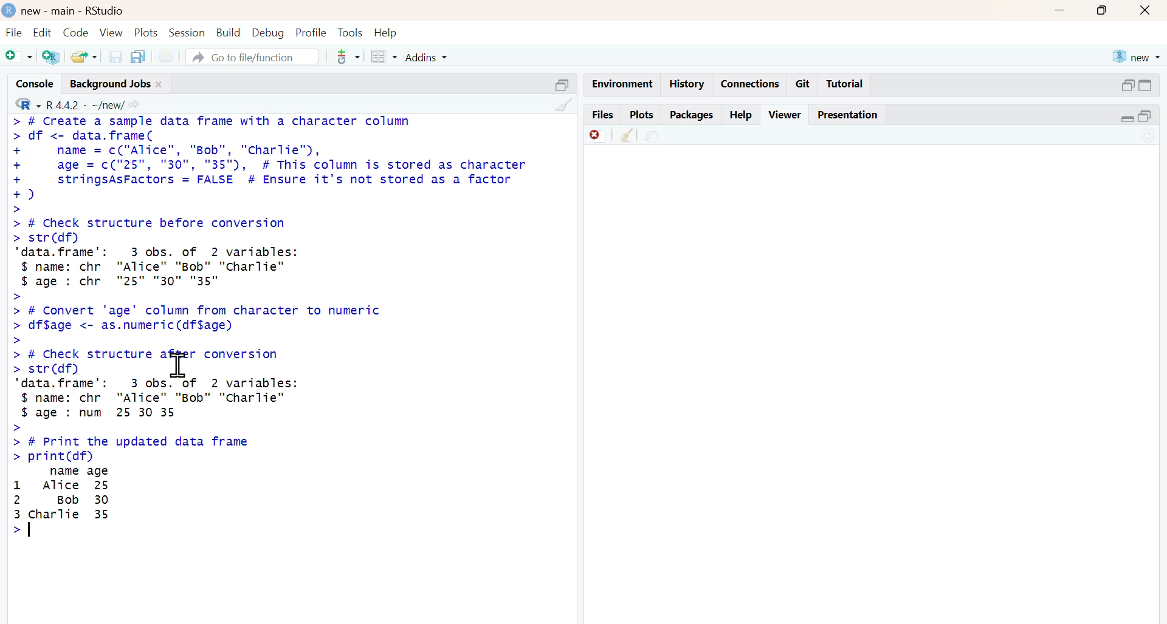 Image resolution: width=1167 pixels, height=624 pixels. Describe the element at coordinates (252, 57) in the screenshot. I see `go to file/function` at that location.